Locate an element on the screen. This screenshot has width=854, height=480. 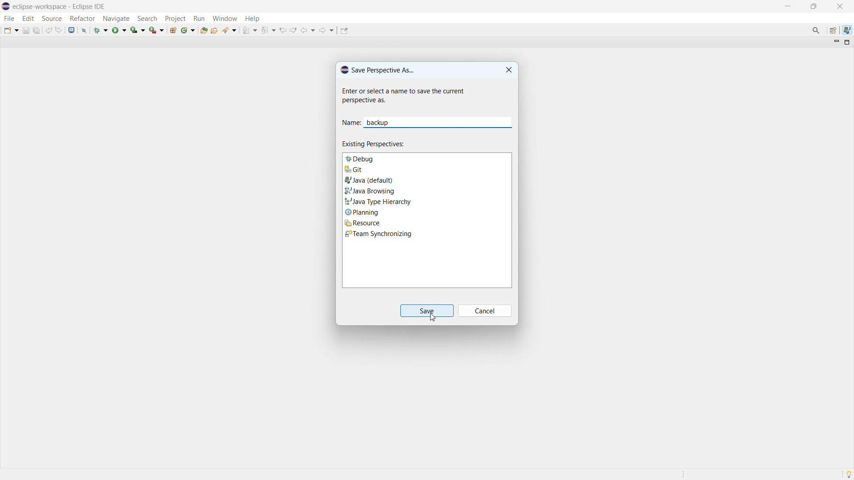
close is located at coordinates (839, 7).